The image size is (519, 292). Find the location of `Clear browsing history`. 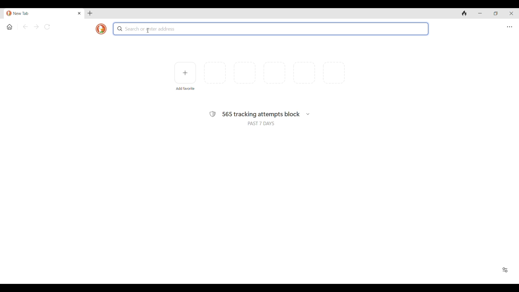

Clear browsing history is located at coordinates (464, 13).